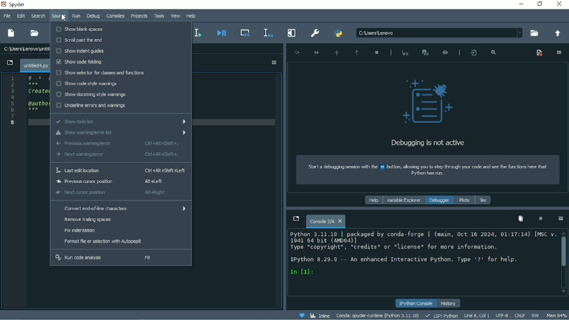 This screenshot has width=569, height=320. Describe the element at coordinates (125, 242) in the screenshot. I see `Format file or selection with Autopep 8` at that location.